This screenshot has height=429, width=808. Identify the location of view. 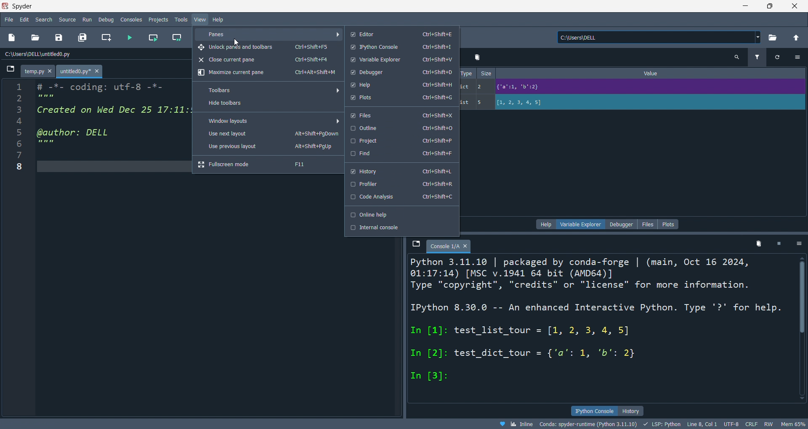
(201, 19).